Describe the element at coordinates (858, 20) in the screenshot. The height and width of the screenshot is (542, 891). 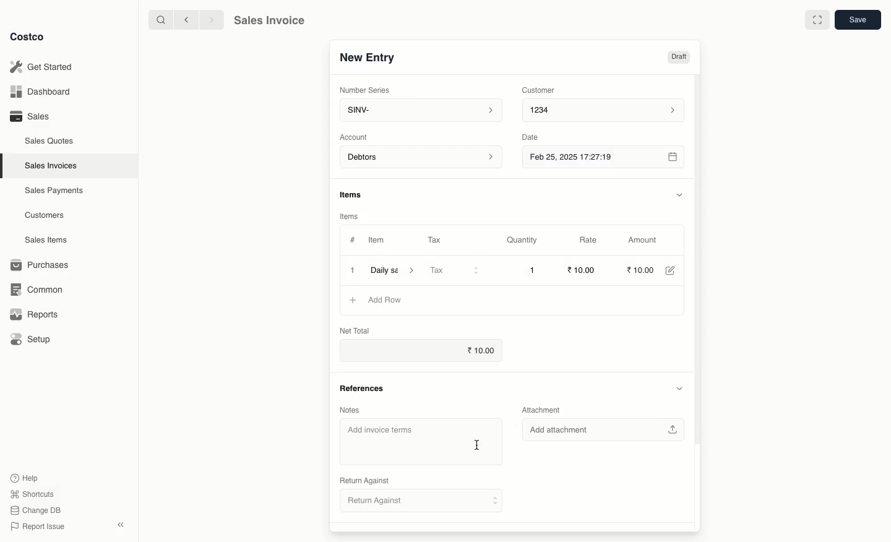
I see `Save` at that location.